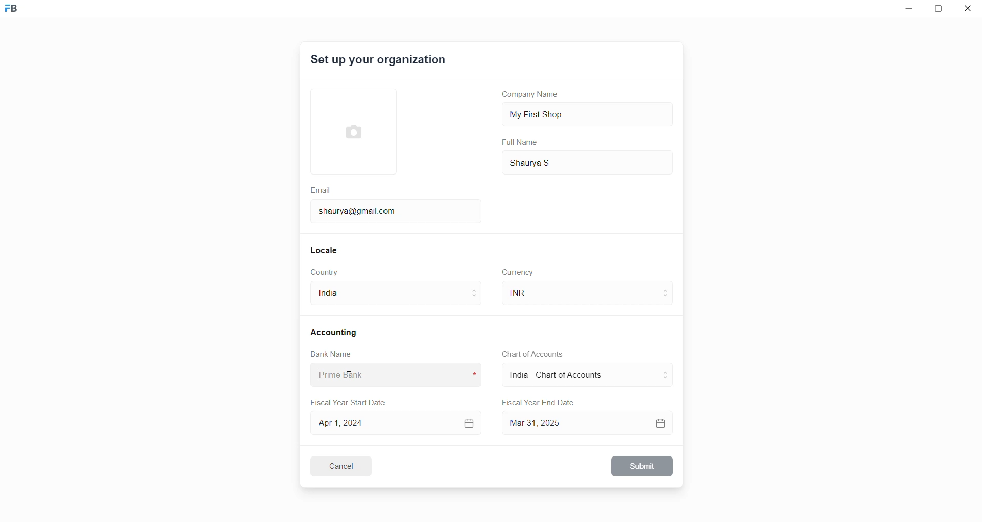 This screenshot has height=522, width=982. I want to click on Frappe Book logo, so click(20, 13).